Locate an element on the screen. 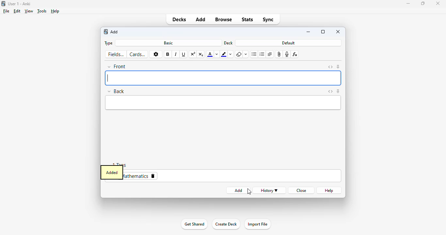 The width and height of the screenshot is (446, 235). record audio is located at coordinates (287, 54).